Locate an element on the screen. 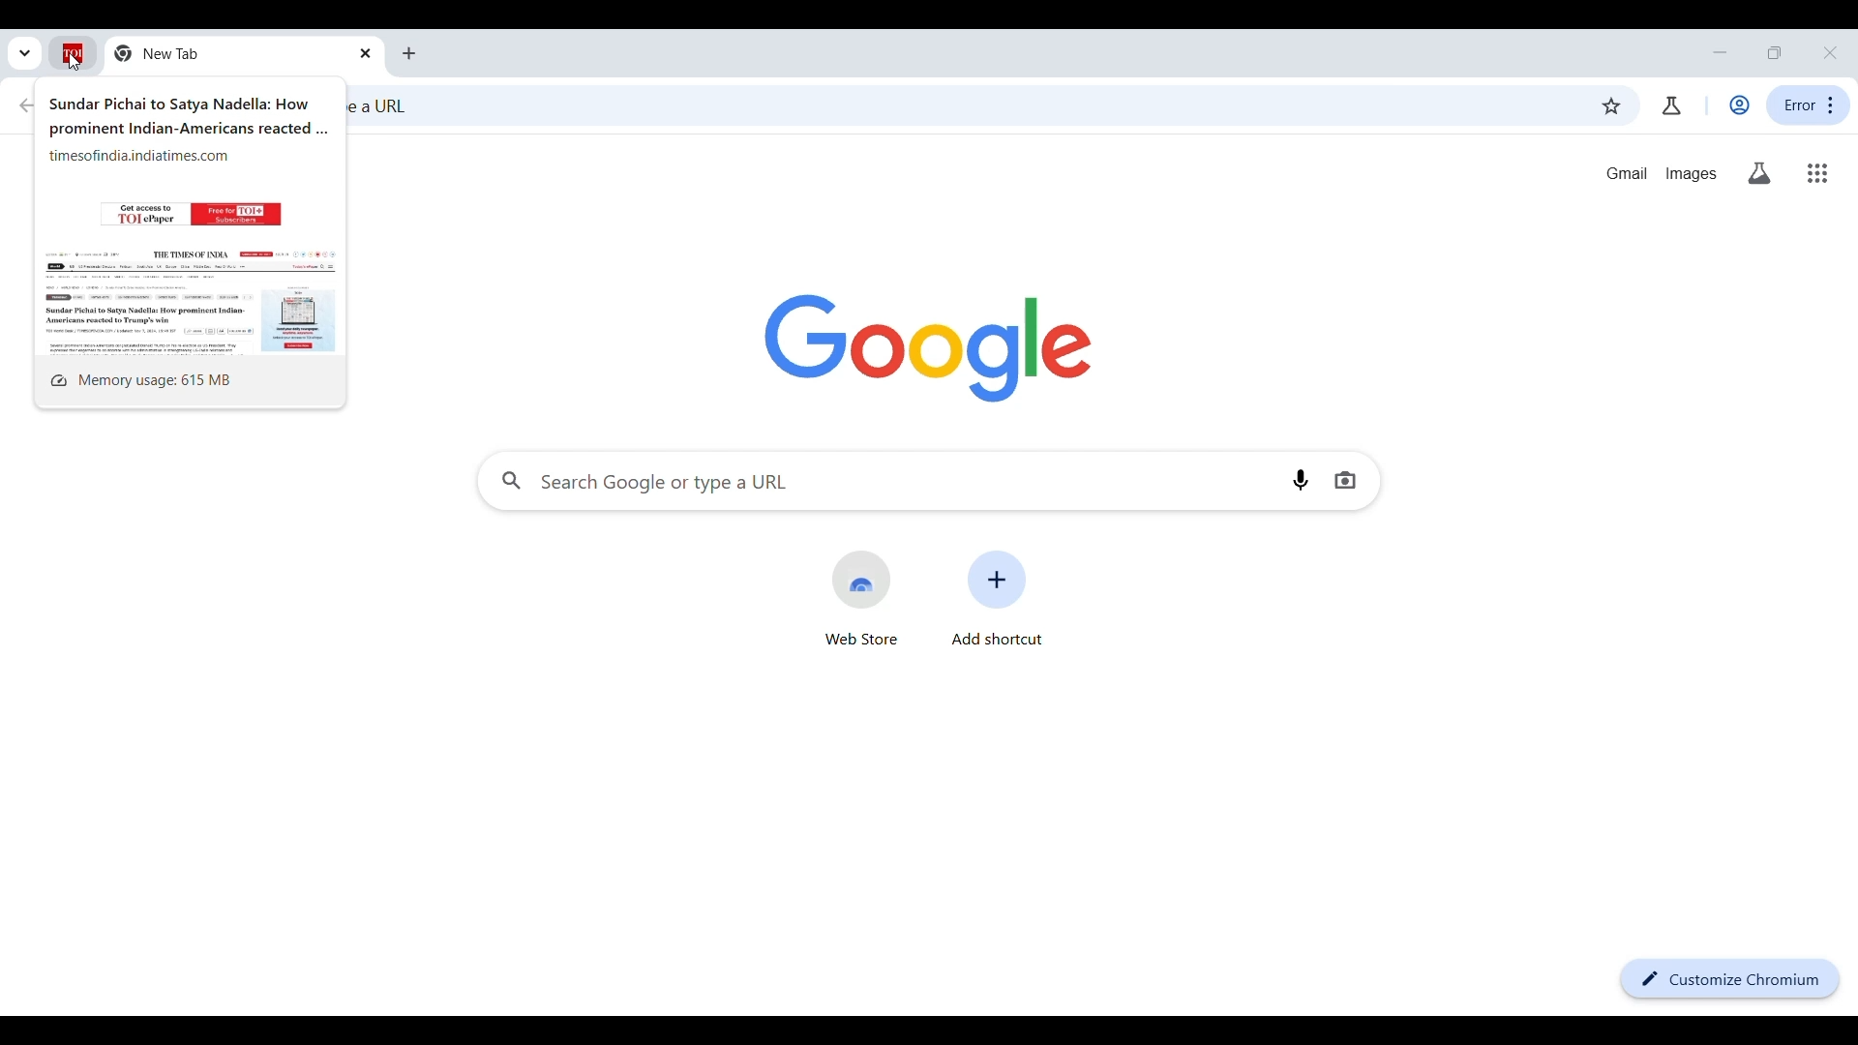 The height and width of the screenshot is (1045, 1858). Search by voice is located at coordinates (1301, 480).